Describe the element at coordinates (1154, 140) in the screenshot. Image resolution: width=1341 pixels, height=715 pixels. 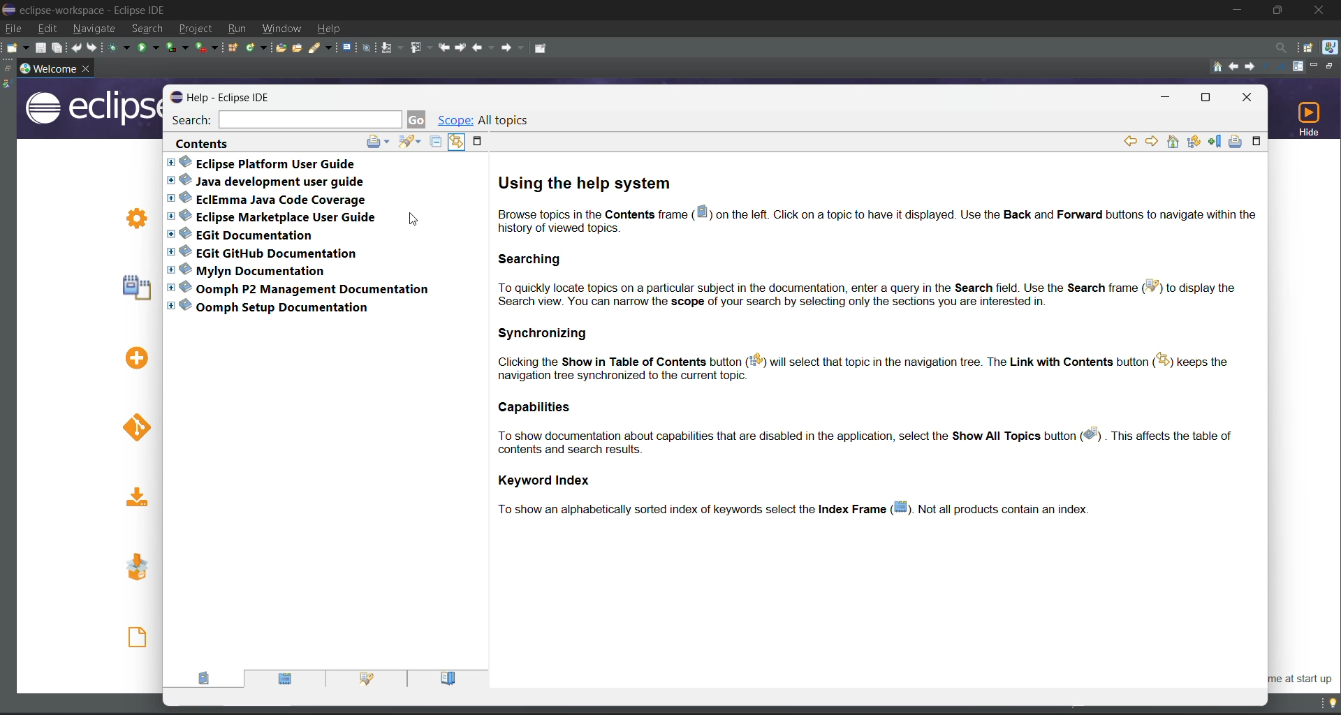
I see `go forward` at that location.